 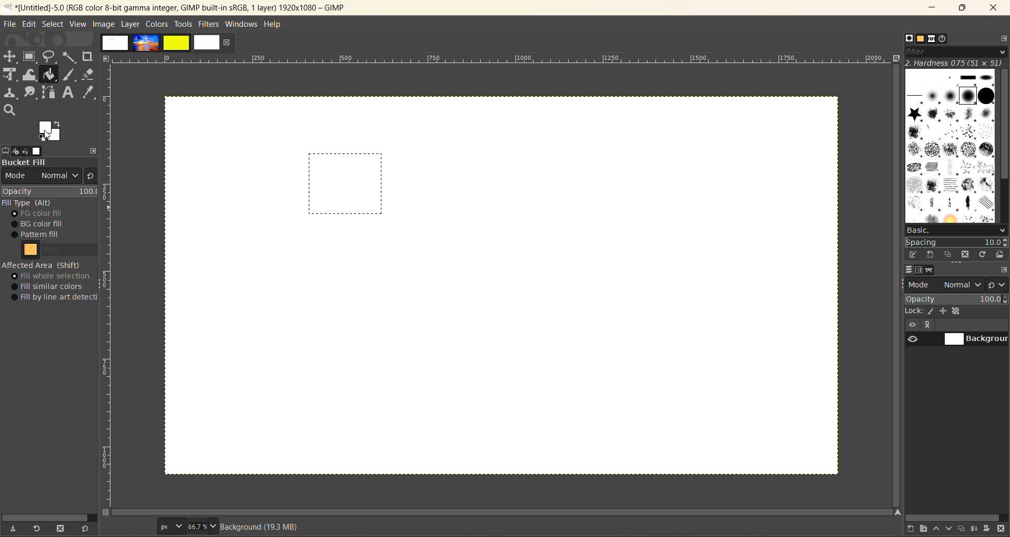 What do you see at coordinates (15, 528) in the screenshot?
I see `save tool preset` at bounding box center [15, 528].